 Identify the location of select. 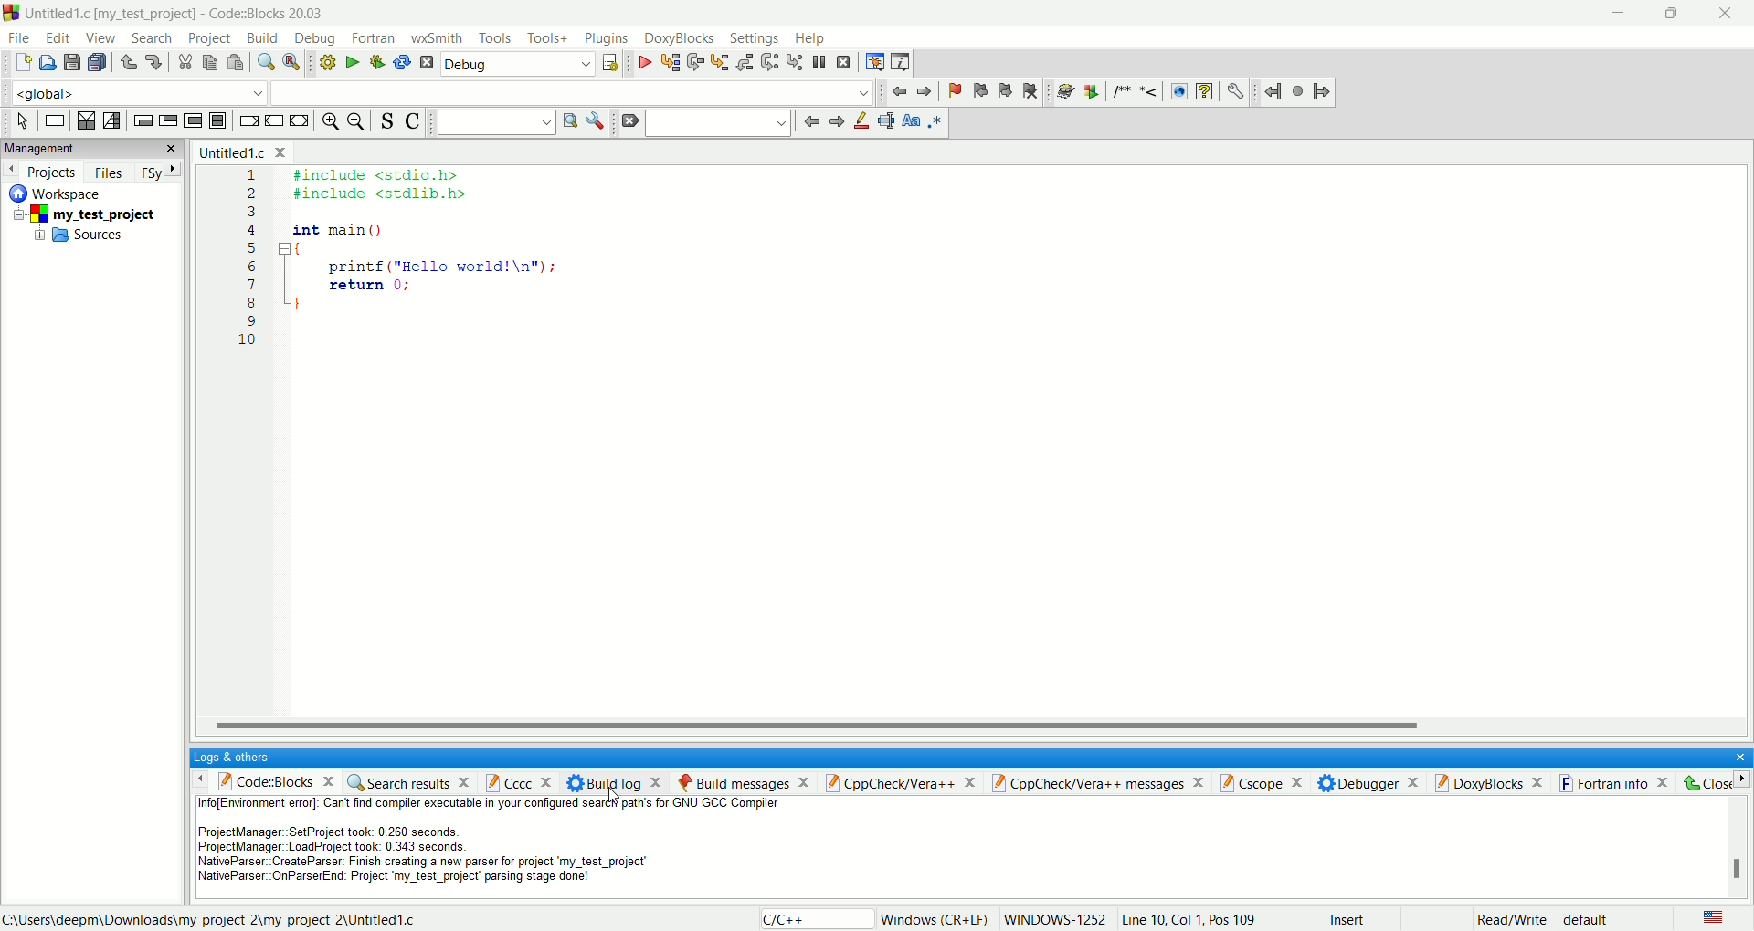
(23, 121).